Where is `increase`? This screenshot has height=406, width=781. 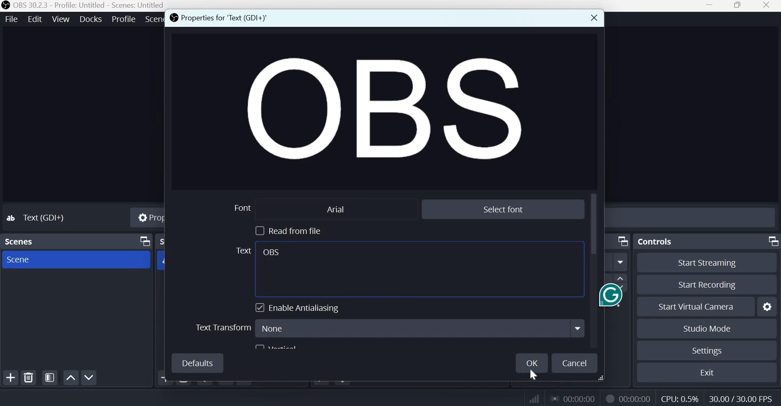
increase is located at coordinates (621, 278).